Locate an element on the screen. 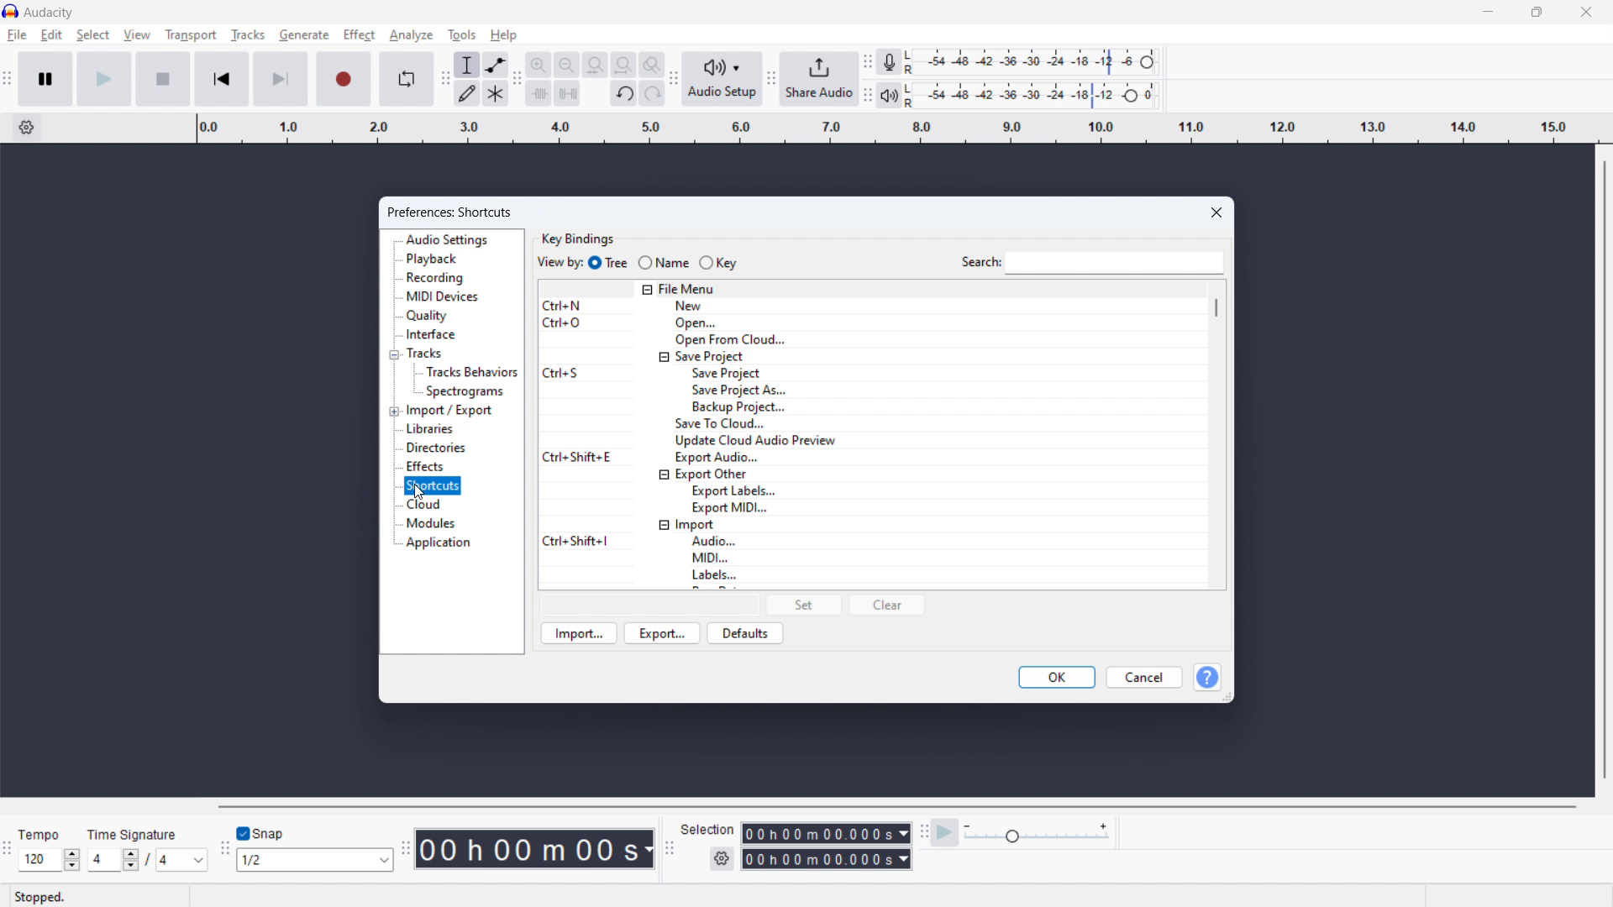  close is located at coordinates (1216, 213).